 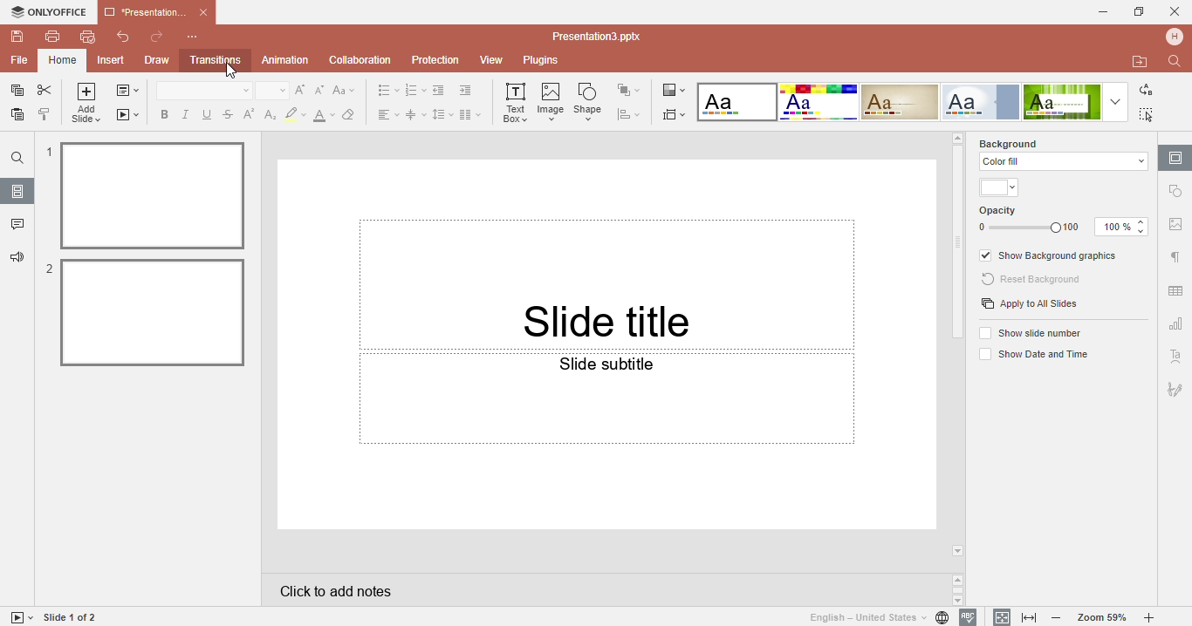 What do you see at coordinates (1065, 221) in the screenshot?
I see `Opacity` at bounding box center [1065, 221].